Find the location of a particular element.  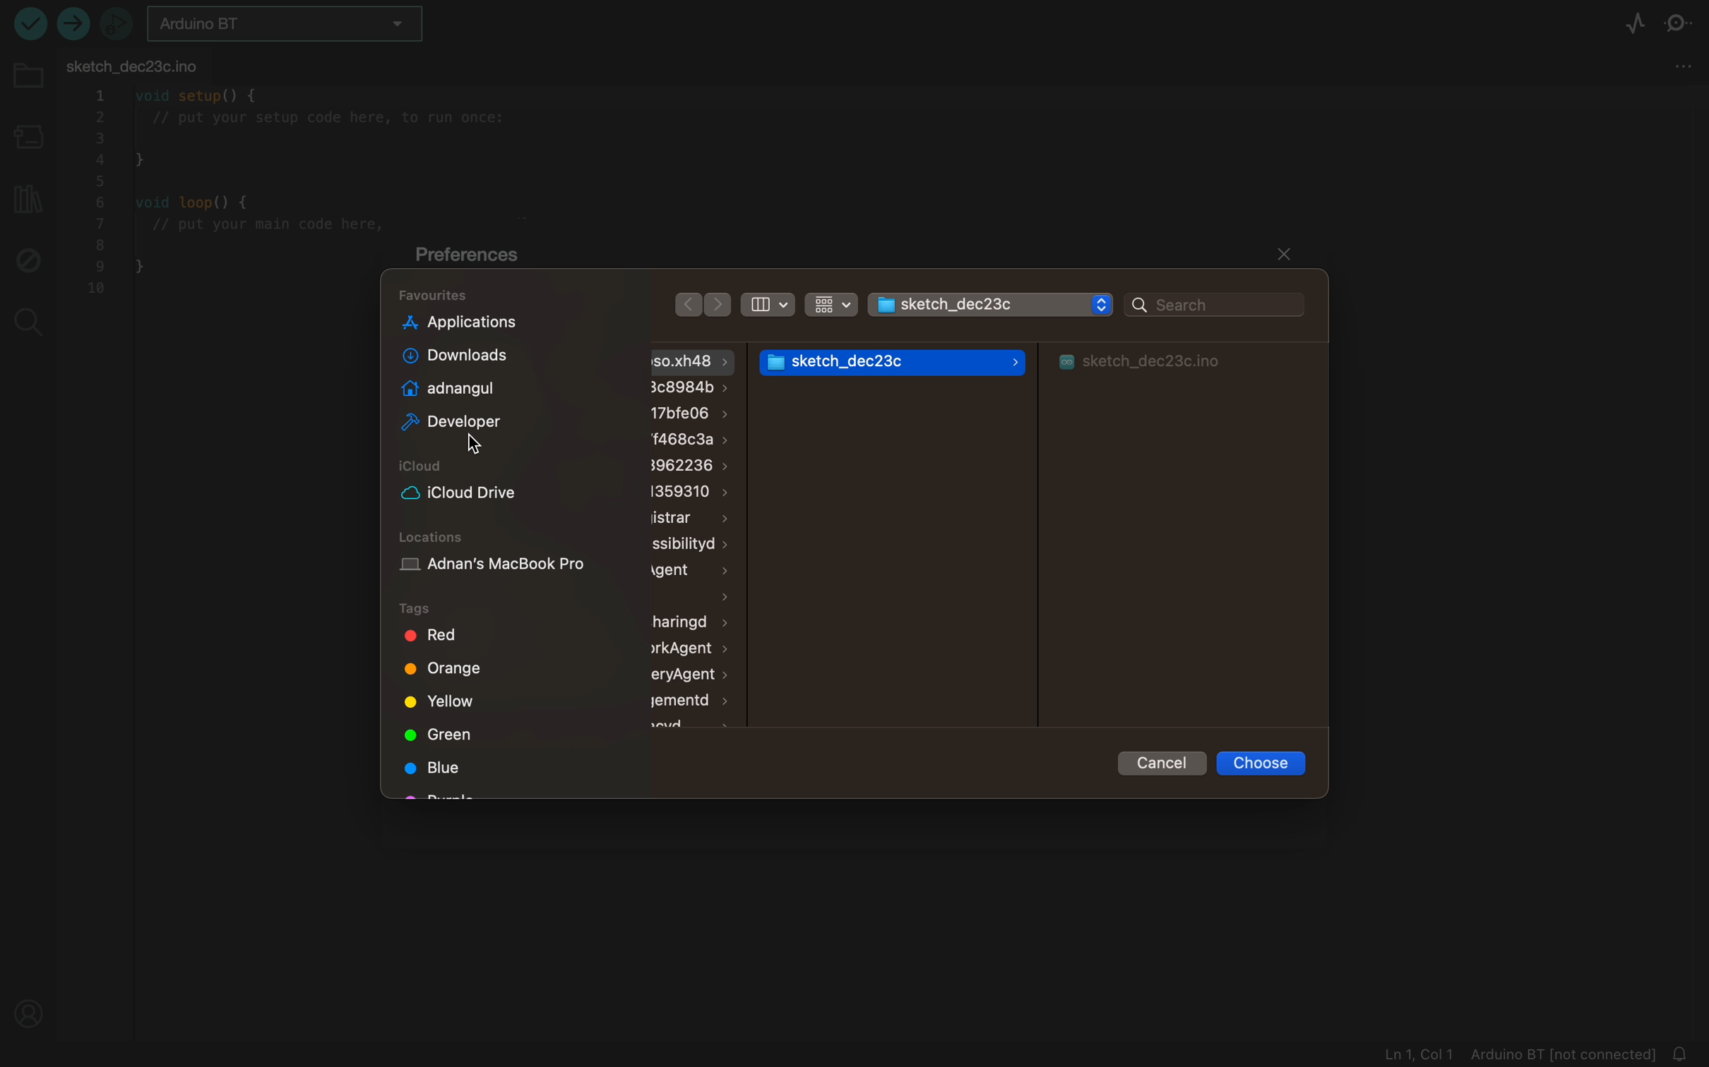

serial monitor is located at coordinates (1681, 22).